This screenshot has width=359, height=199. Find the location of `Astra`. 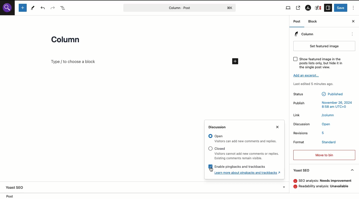

Astra is located at coordinates (309, 8).